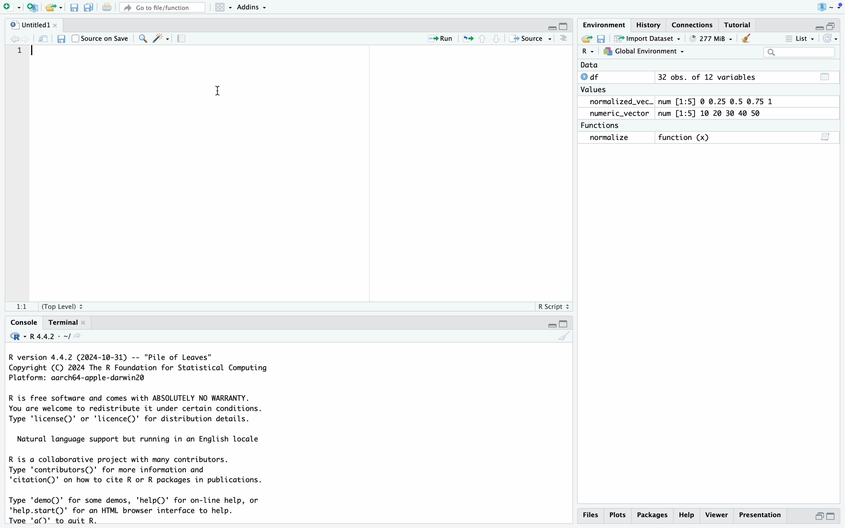  What do you see at coordinates (603, 125) in the screenshot?
I see `Functions` at bounding box center [603, 125].